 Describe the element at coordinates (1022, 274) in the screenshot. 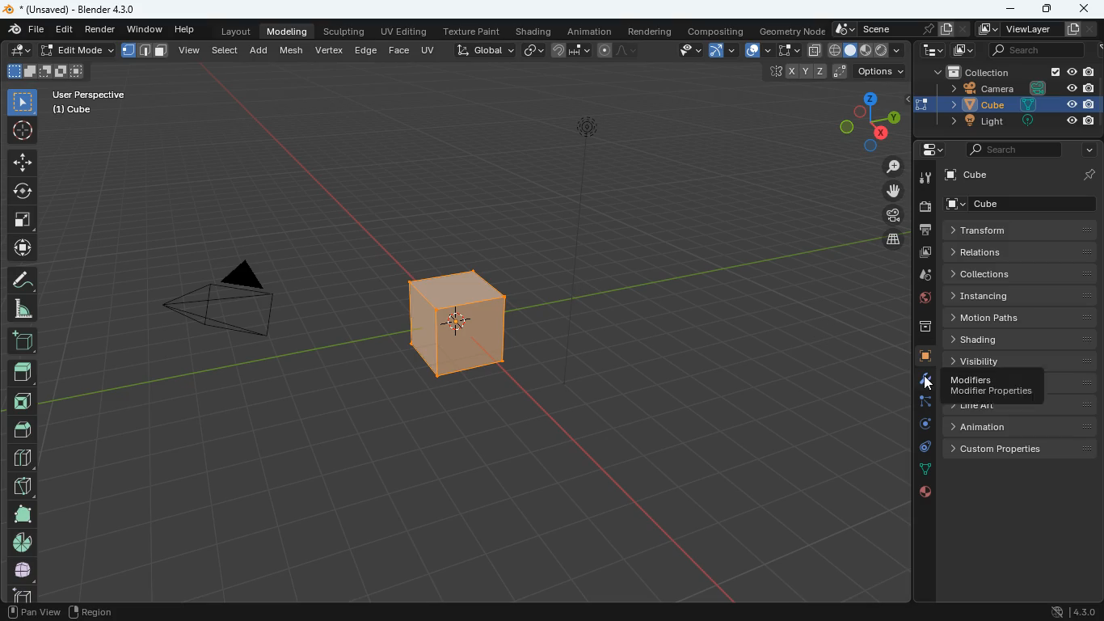

I see `collection` at that location.